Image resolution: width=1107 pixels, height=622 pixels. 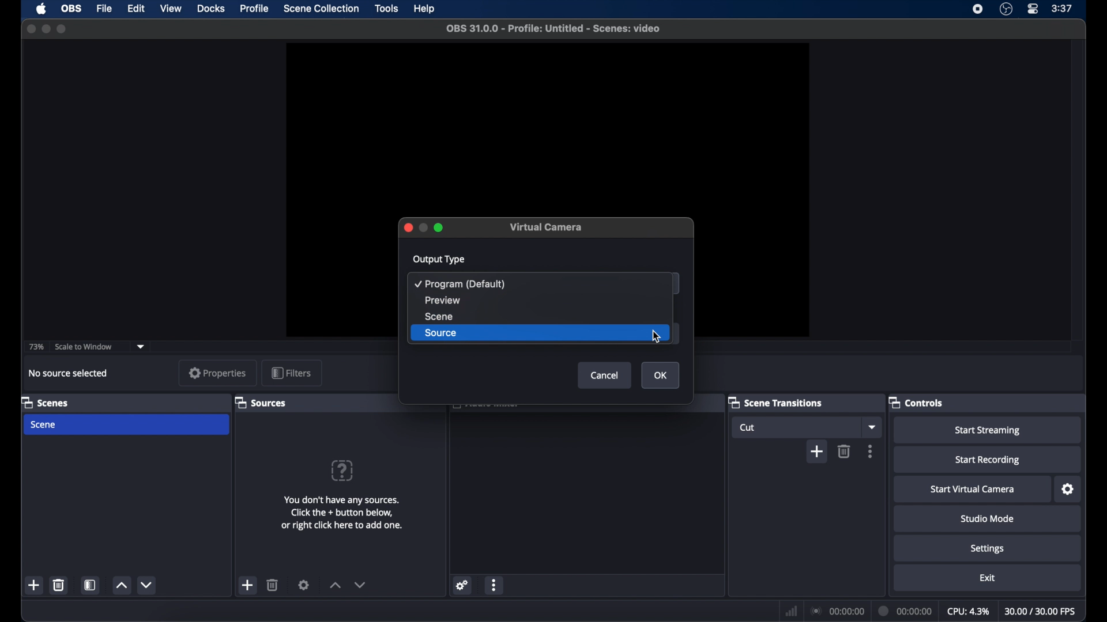 What do you see at coordinates (978, 9) in the screenshot?
I see `screen recording` at bounding box center [978, 9].